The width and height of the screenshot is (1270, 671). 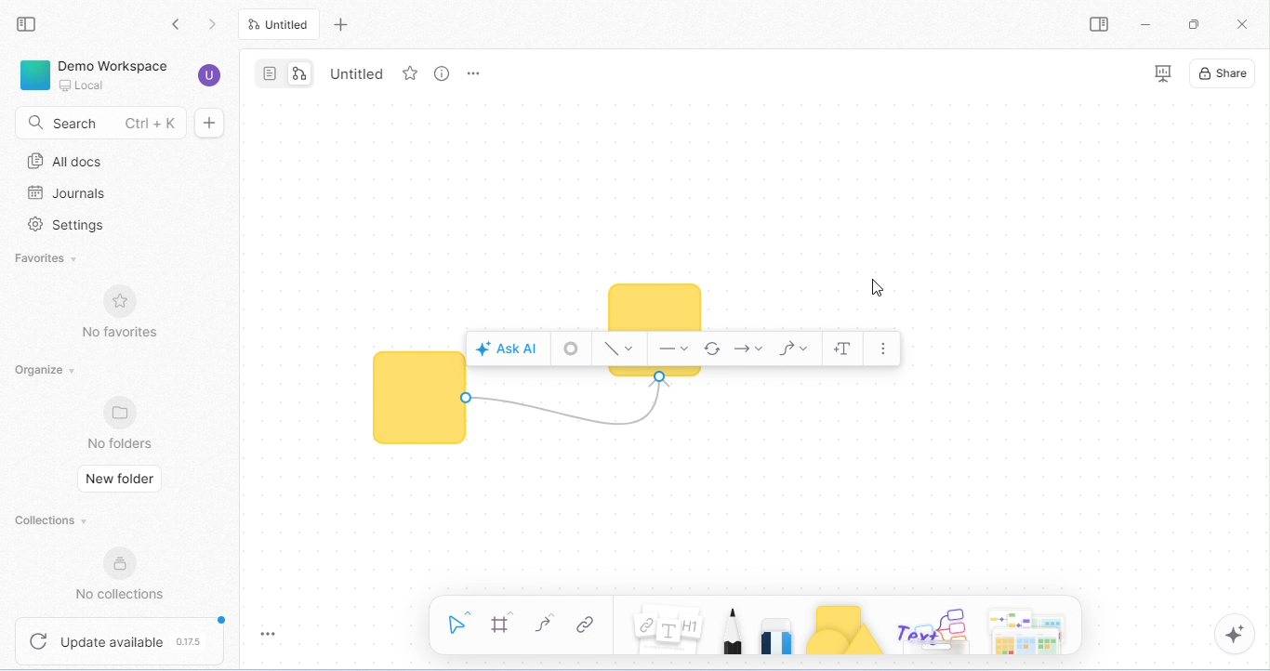 What do you see at coordinates (878, 287) in the screenshot?
I see `cursor movement` at bounding box center [878, 287].